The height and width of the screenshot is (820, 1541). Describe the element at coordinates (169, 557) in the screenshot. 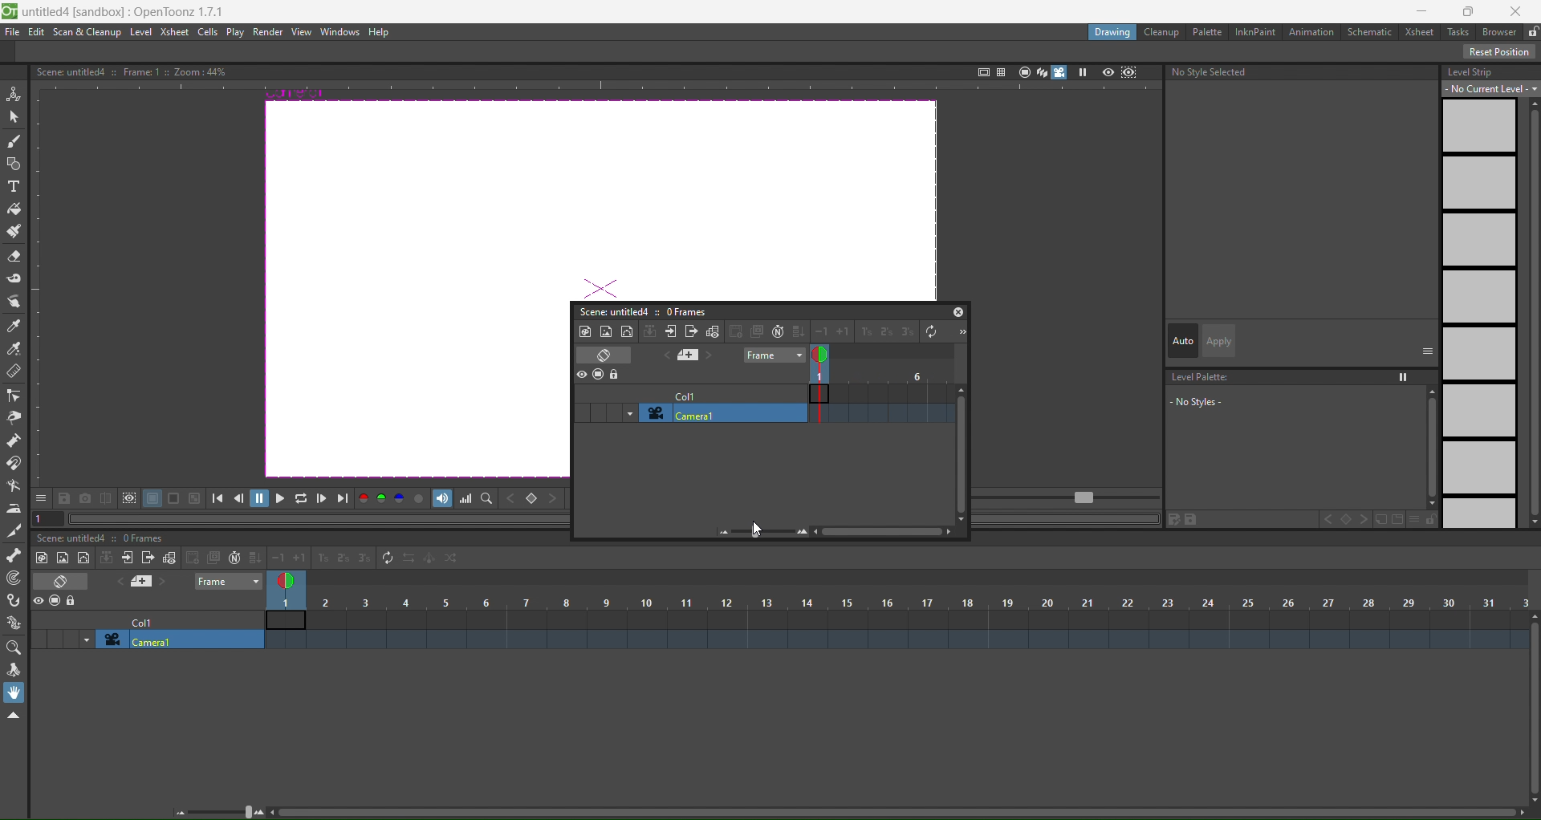

I see `toggle edit in place` at that location.